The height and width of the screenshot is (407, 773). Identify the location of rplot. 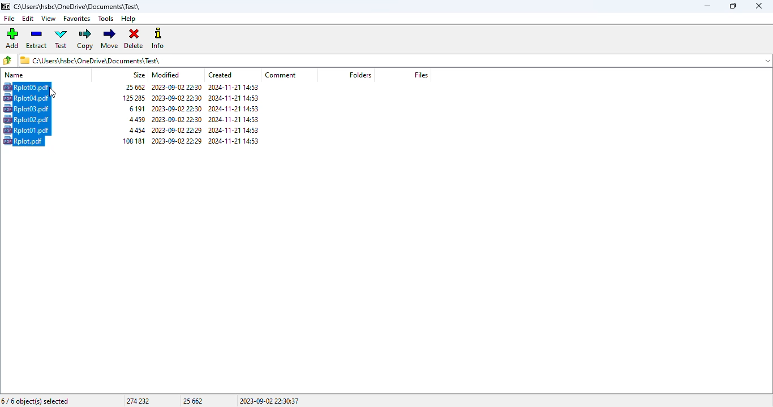
(23, 141).